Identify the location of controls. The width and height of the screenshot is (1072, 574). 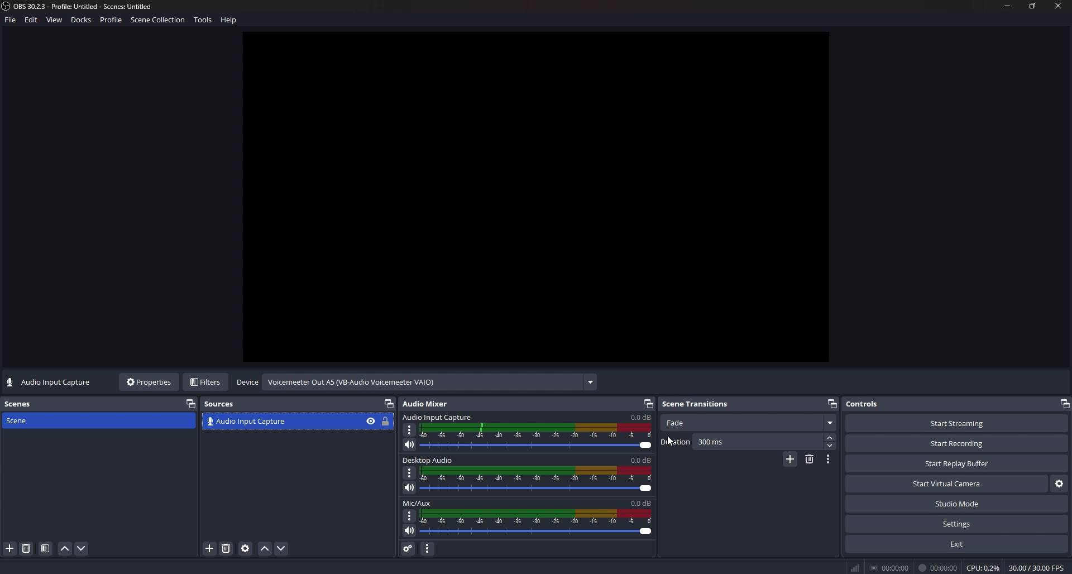
(873, 404).